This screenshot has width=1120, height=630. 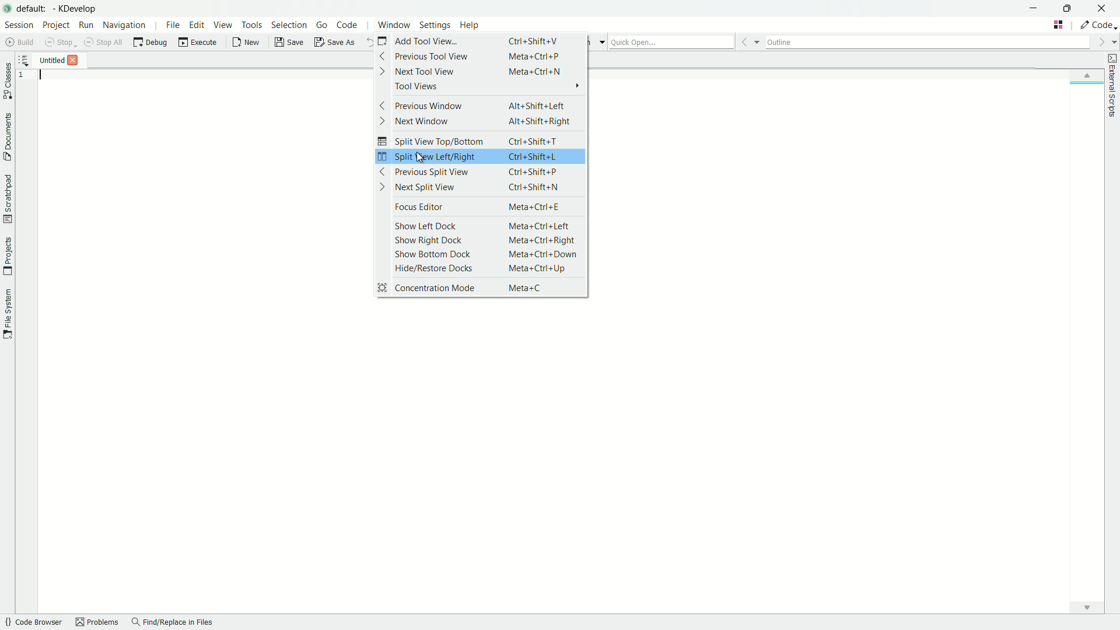 What do you see at coordinates (7, 316) in the screenshot?
I see `toggle file system` at bounding box center [7, 316].